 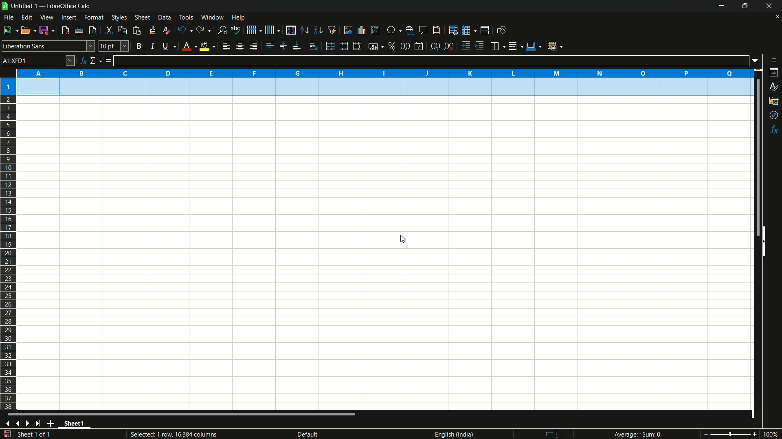 I want to click on properties, so click(x=774, y=72).